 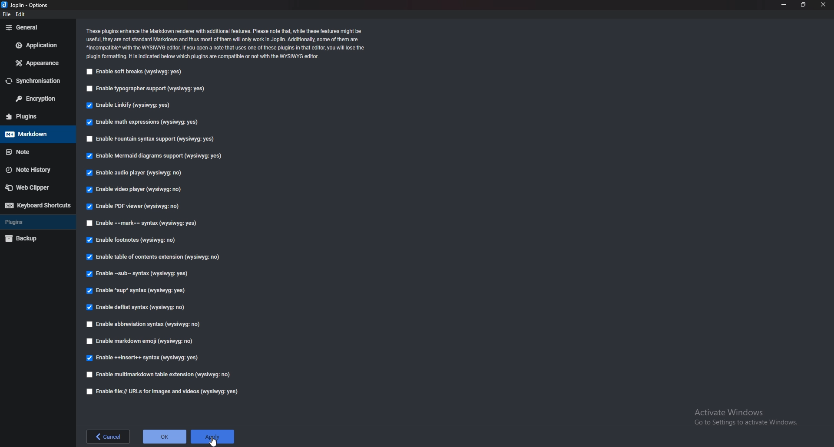 I want to click on Plugins, so click(x=35, y=222).